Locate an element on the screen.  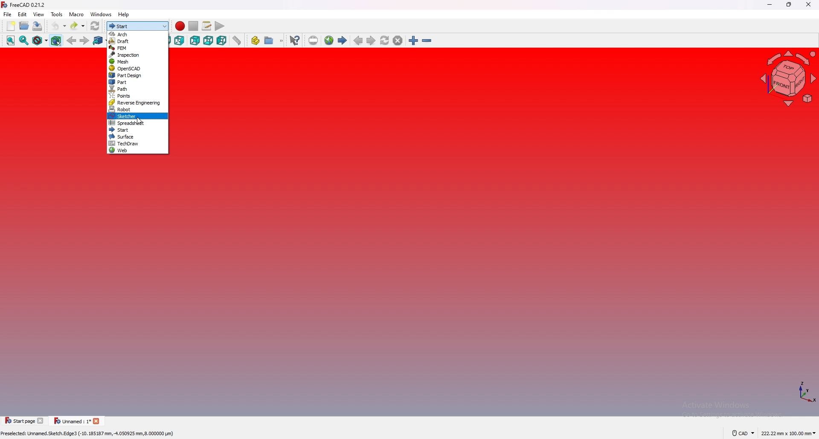
new is located at coordinates (11, 26).